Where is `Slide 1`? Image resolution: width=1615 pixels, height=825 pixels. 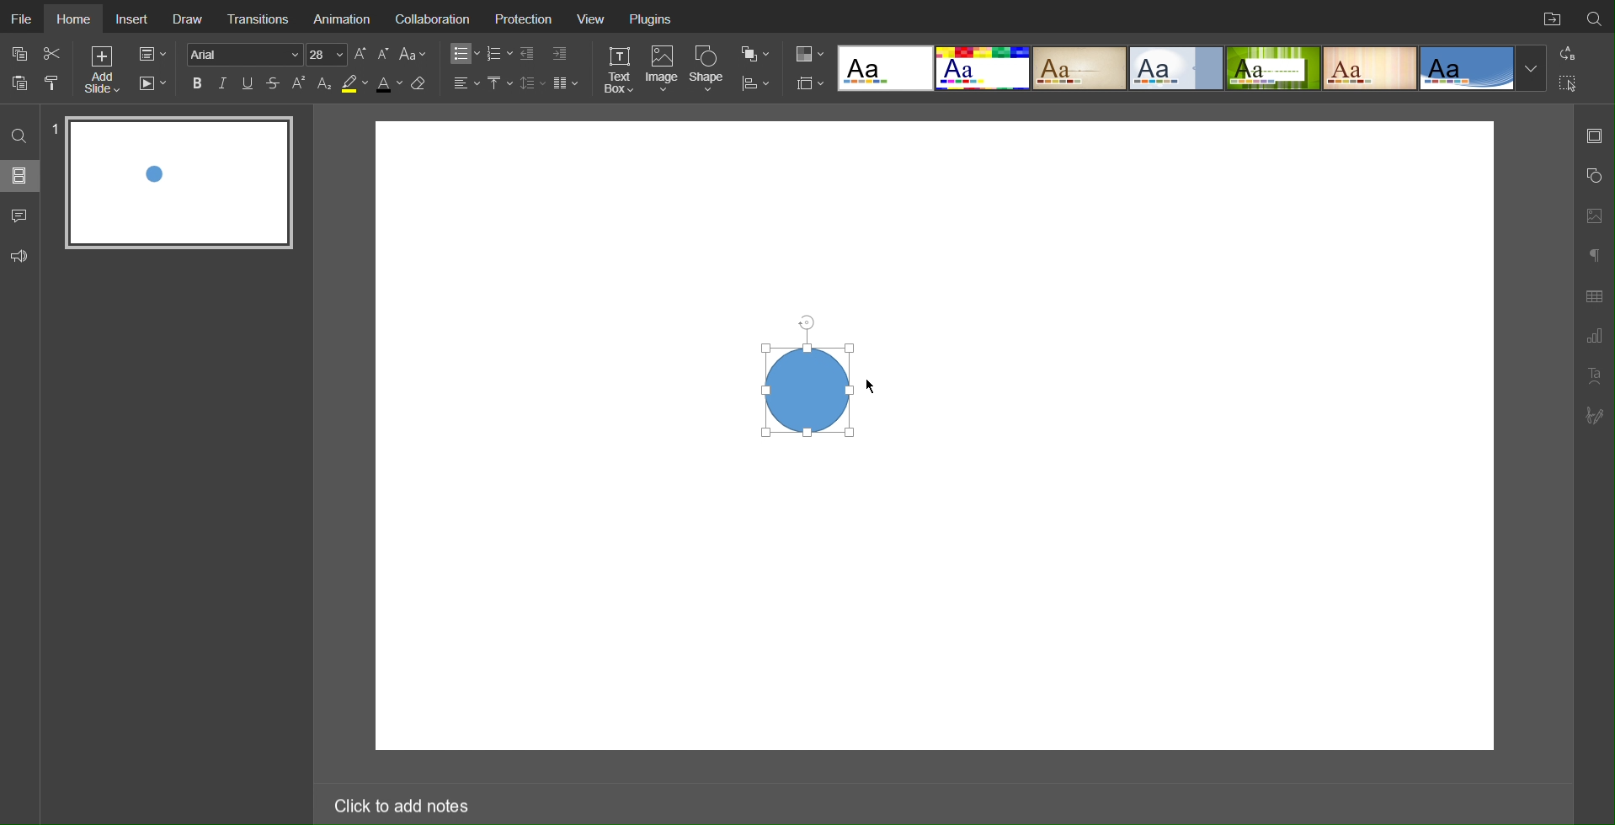 Slide 1 is located at coordinates (180, 183).